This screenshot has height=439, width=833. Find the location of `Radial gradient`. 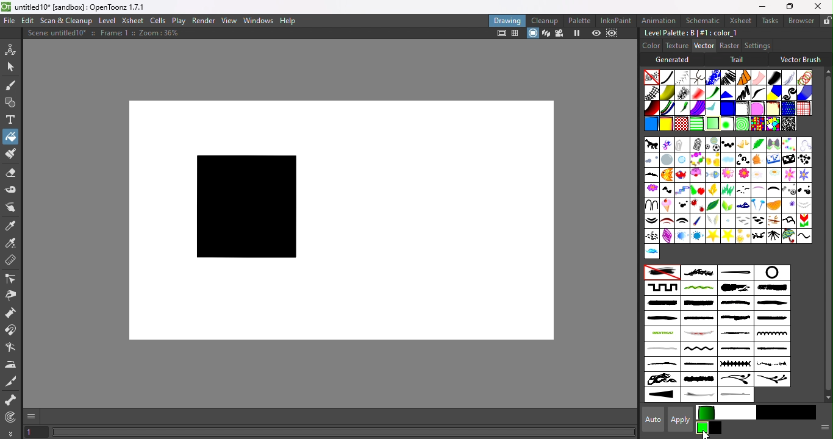

Radial gradient is located at coordinates (726, 124).